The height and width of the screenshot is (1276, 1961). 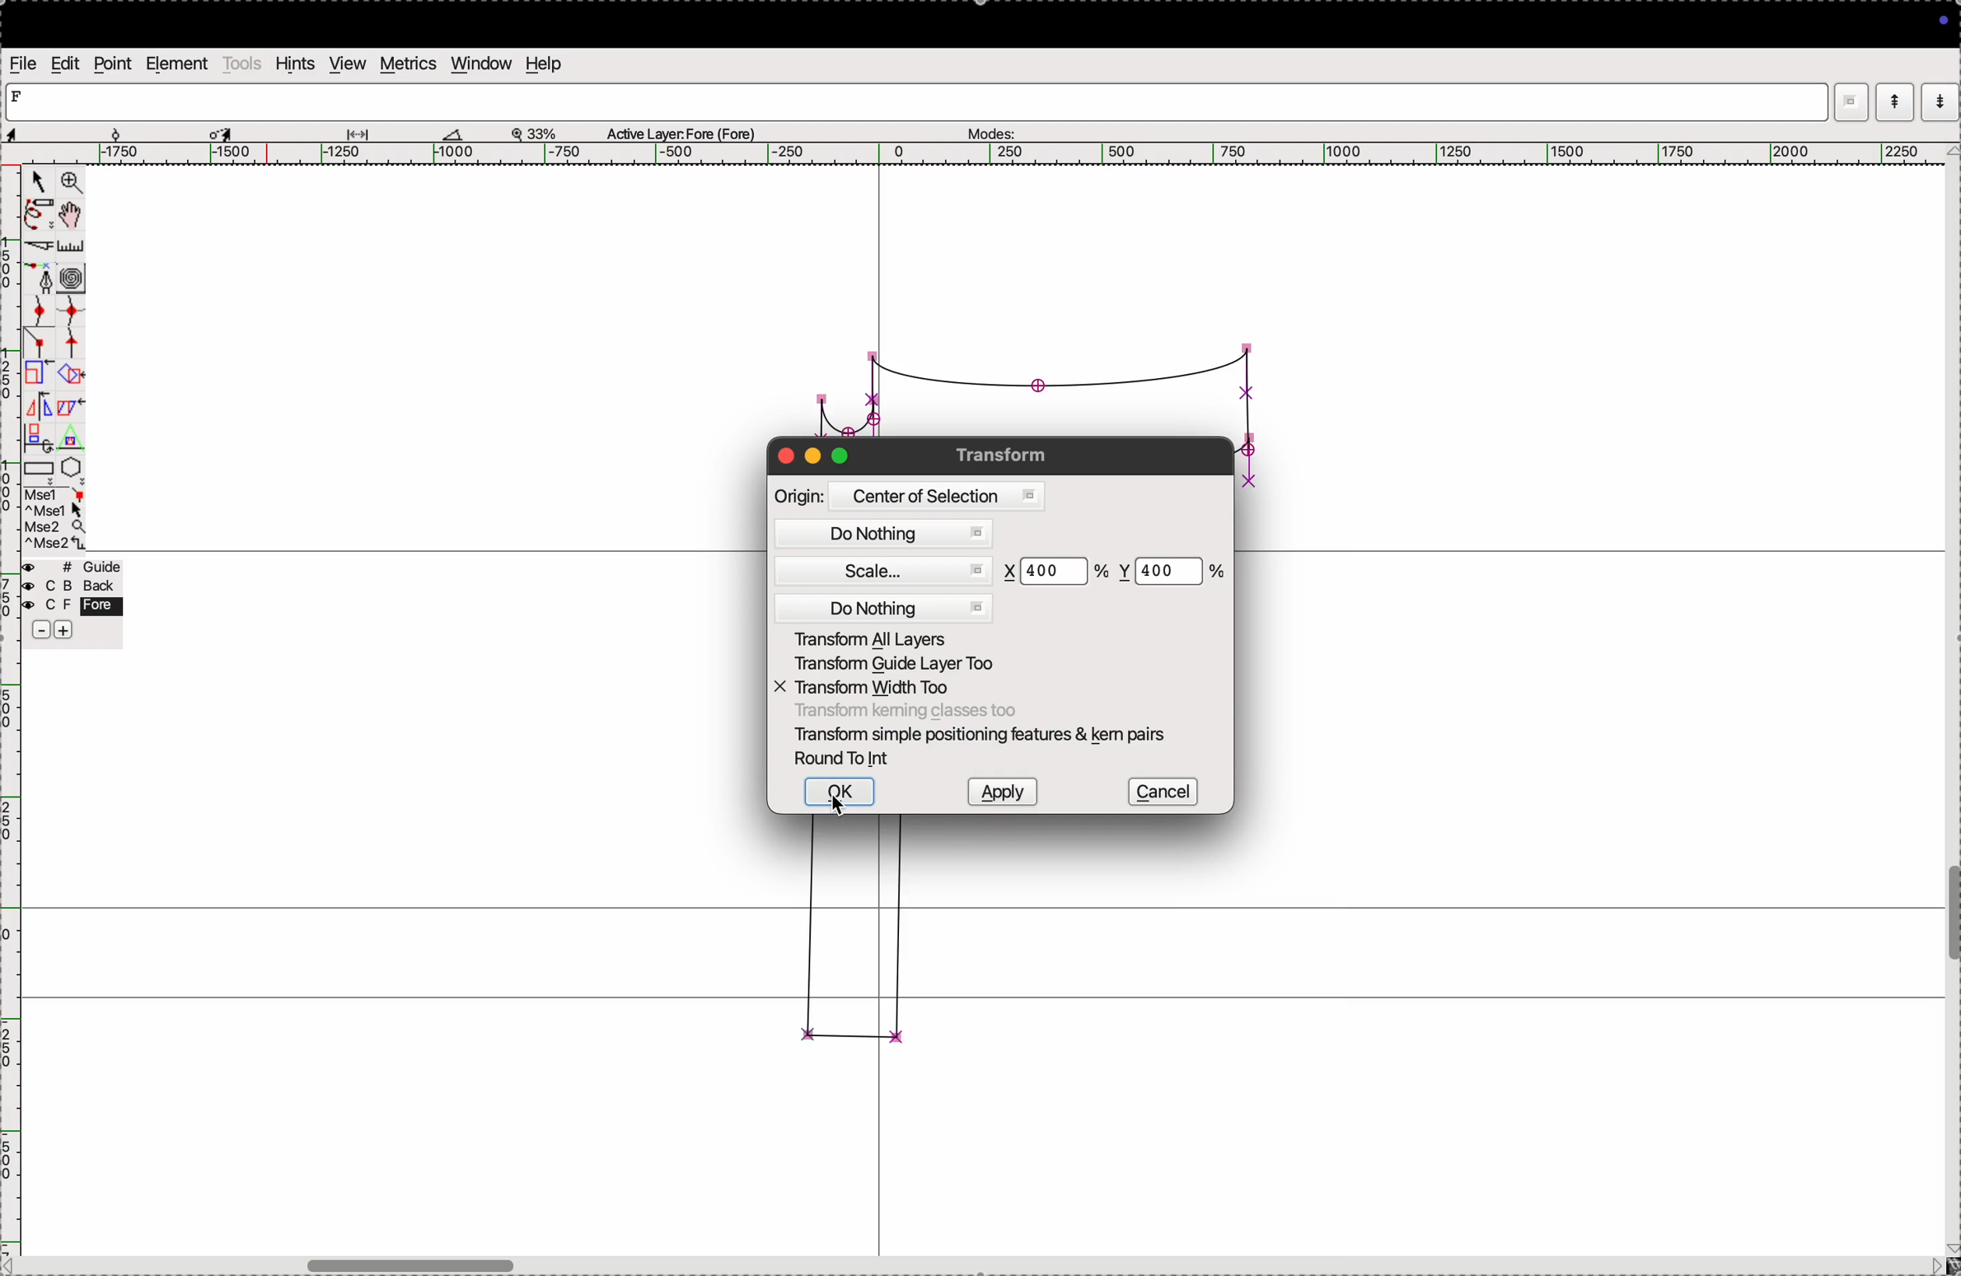 What do you see at coordinates (65, 633) in the screenshot?
I see `add` at bounding box center [65, 633].